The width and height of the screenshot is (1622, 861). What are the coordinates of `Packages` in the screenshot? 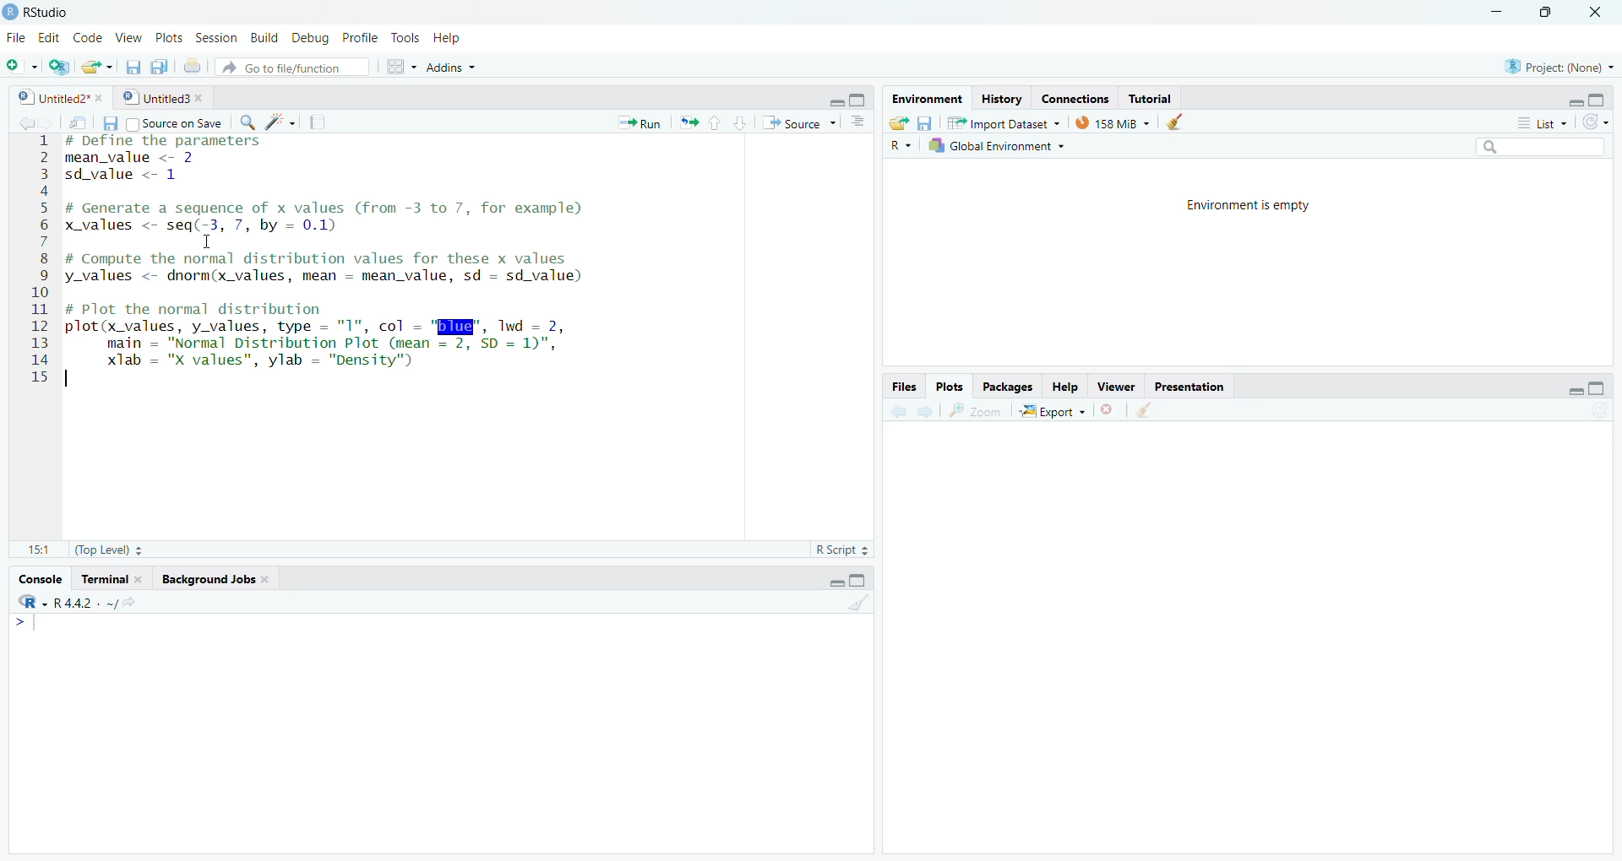 It's located at (1005, 386).